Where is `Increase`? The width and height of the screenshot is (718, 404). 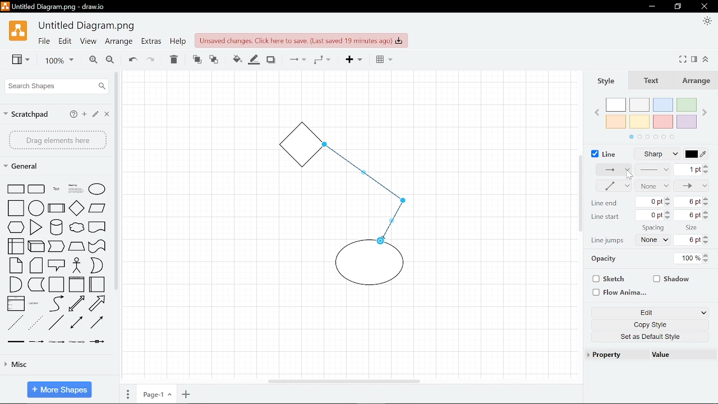 Increase is located at coordinates (669, 213).